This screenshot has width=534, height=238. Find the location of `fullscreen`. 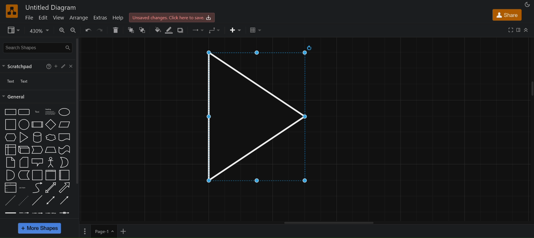

fullscreen is located at coordinates (510, 29).